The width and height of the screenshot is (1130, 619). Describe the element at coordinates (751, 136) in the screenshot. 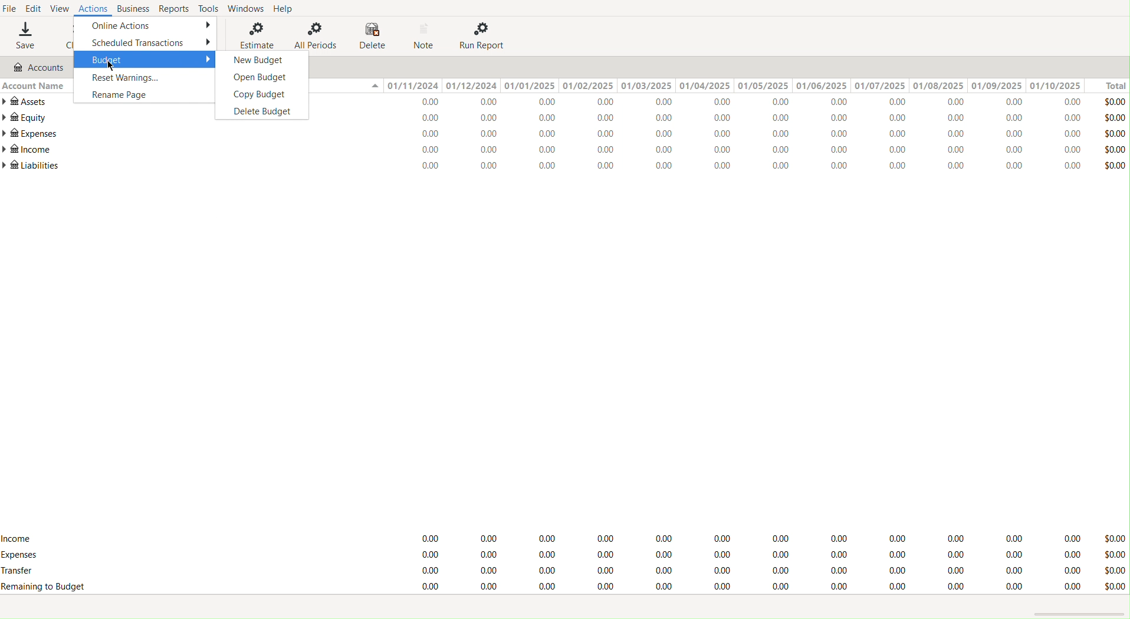

I see `Expenses Values` at that location.